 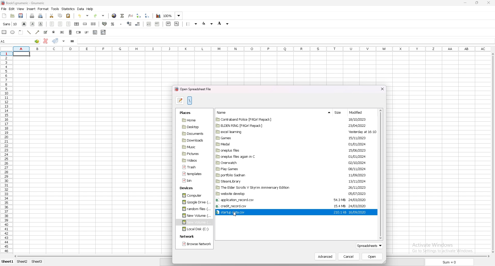 What do you see at coordinates (158, 16) in the screenshot?
I see `chart` at bounding box center [158, 16].